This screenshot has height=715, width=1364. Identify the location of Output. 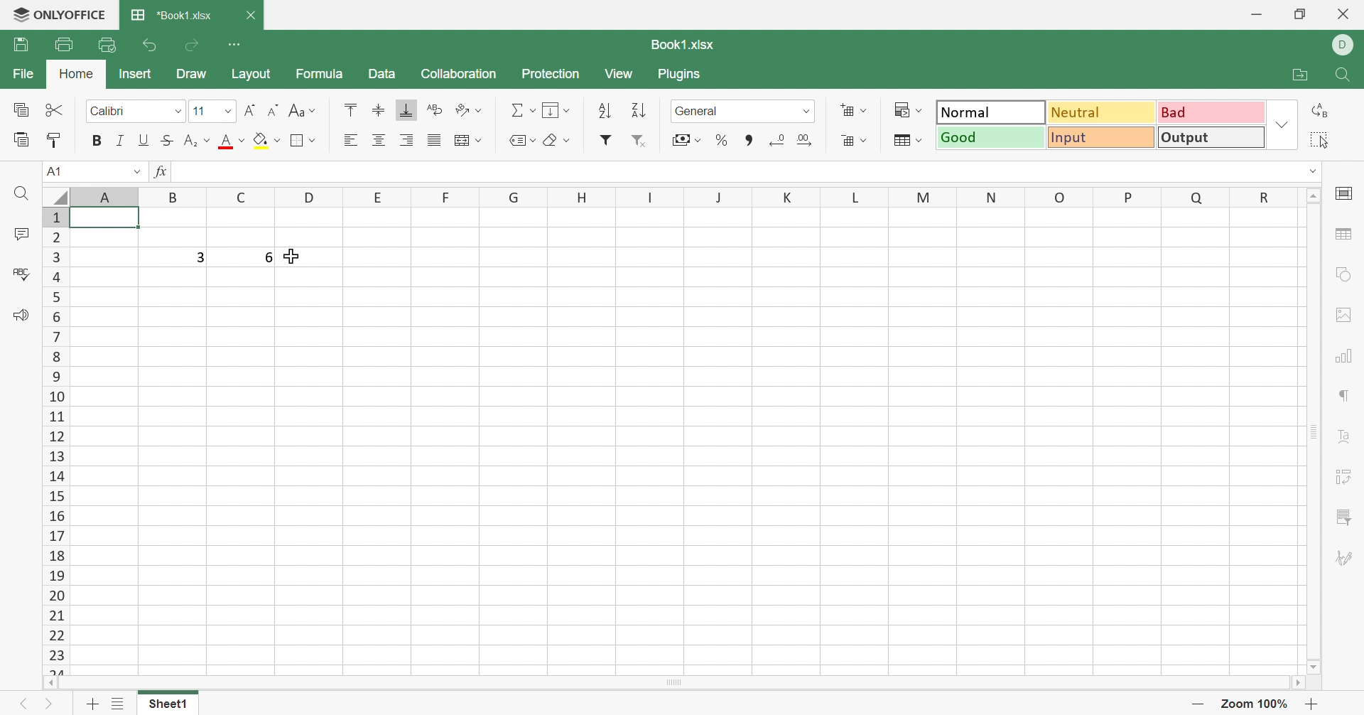
(1211, 139).